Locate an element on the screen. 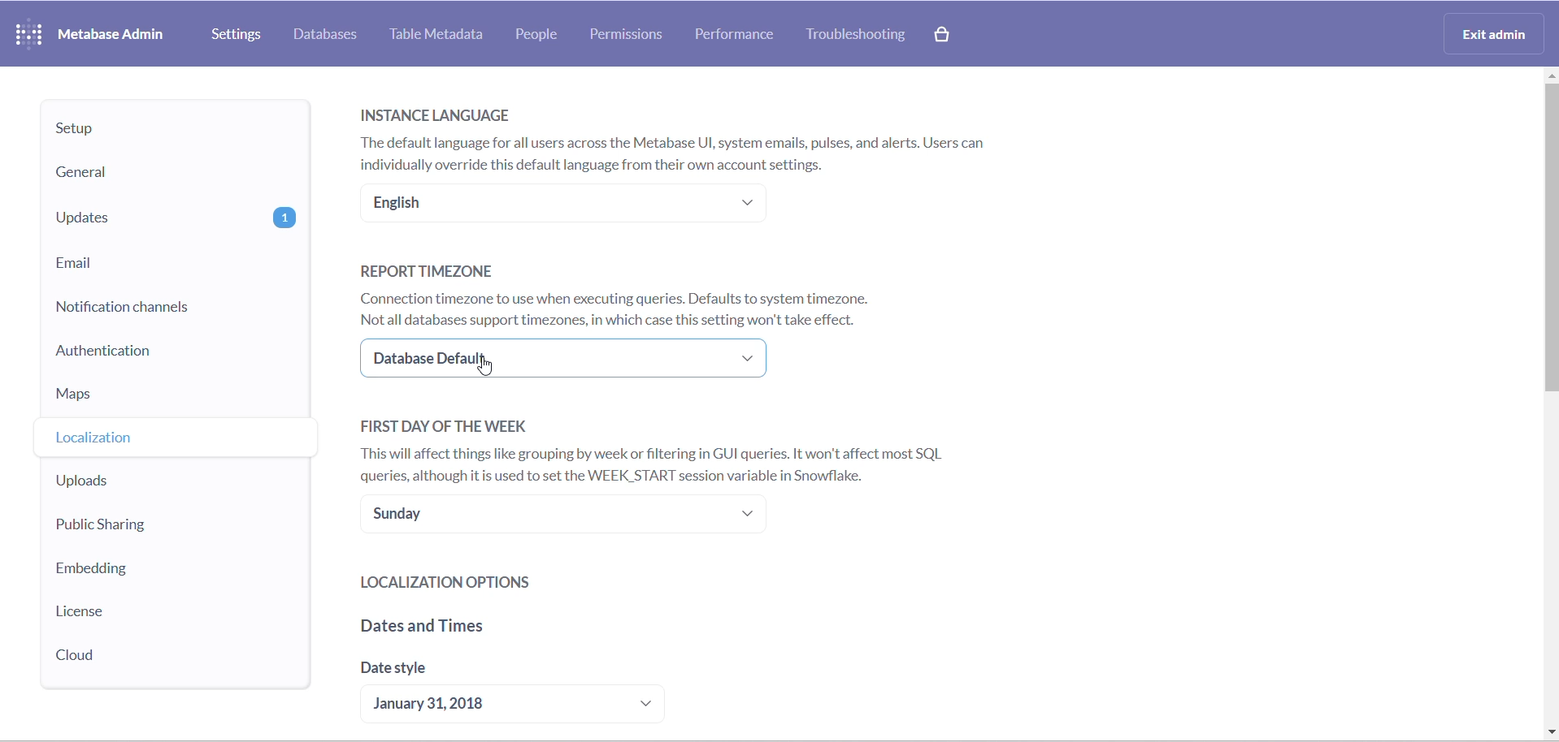 The height and width of the screenshot is (742, 1559). CART is located at coordinates (945, 37).